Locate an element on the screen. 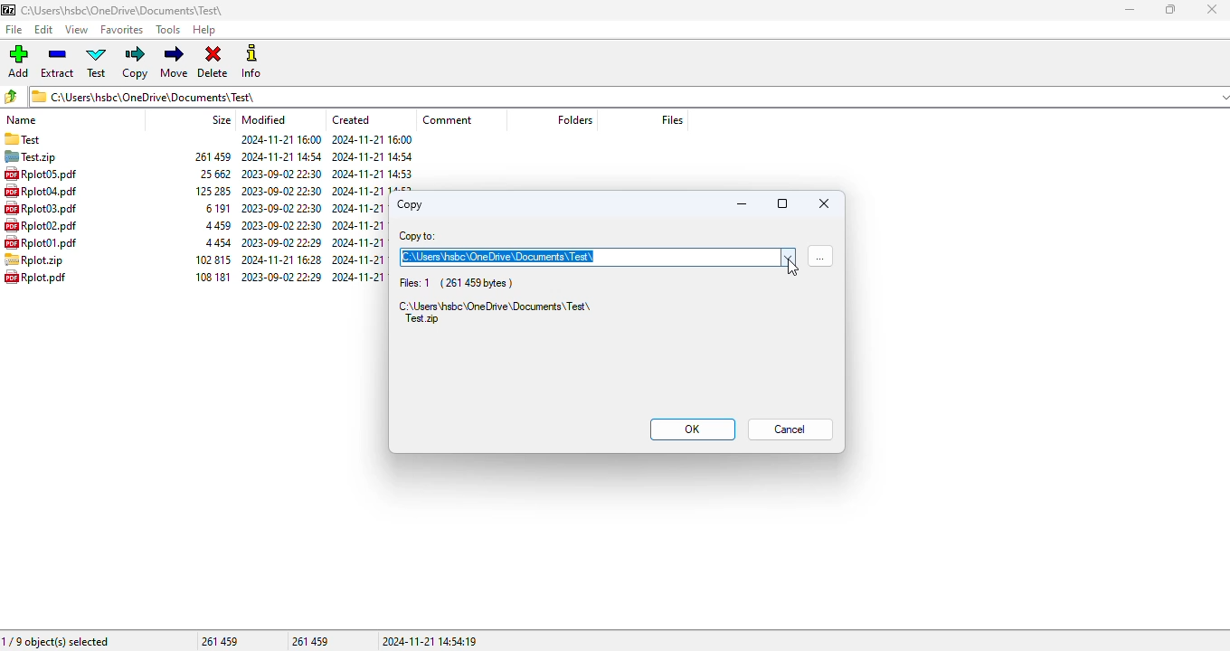 This screenshot has width=1230, height=651. comment is located at coordinates (448, 120).